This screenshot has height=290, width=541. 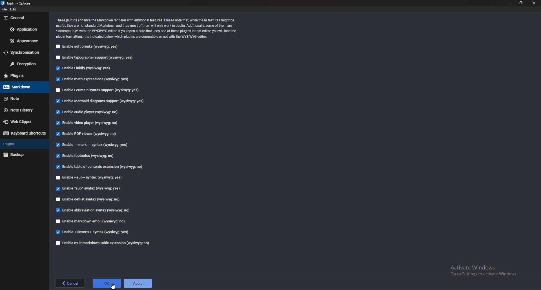 What do you see at coordinates (87, 155) in the screenshot?
I see `Enable footnotes (wysiwyg: no)` at bounding box center [87, 155].